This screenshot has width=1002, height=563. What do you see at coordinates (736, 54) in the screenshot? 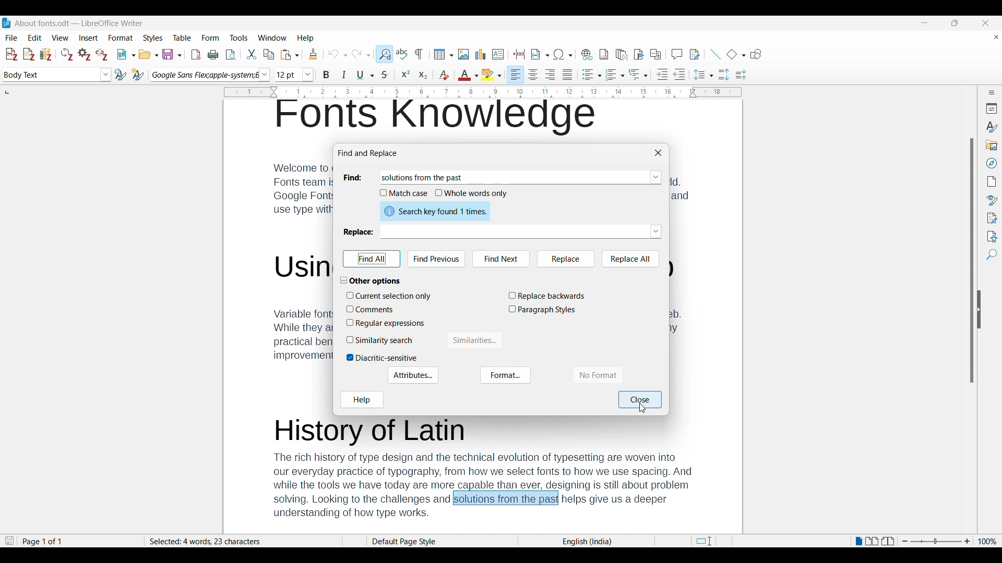
I see `Basic shape options` at bounding box center [736, 54].